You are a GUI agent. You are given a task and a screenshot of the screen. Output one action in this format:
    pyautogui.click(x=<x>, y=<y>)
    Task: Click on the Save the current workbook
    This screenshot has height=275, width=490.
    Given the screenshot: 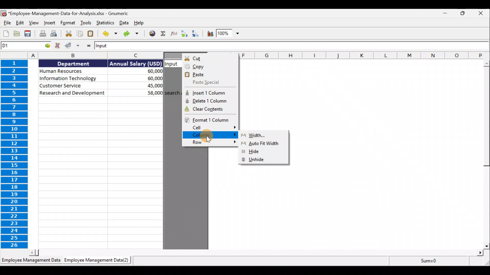 What is the action you would take?
    pyautogui.click(x=28, y=33)
    